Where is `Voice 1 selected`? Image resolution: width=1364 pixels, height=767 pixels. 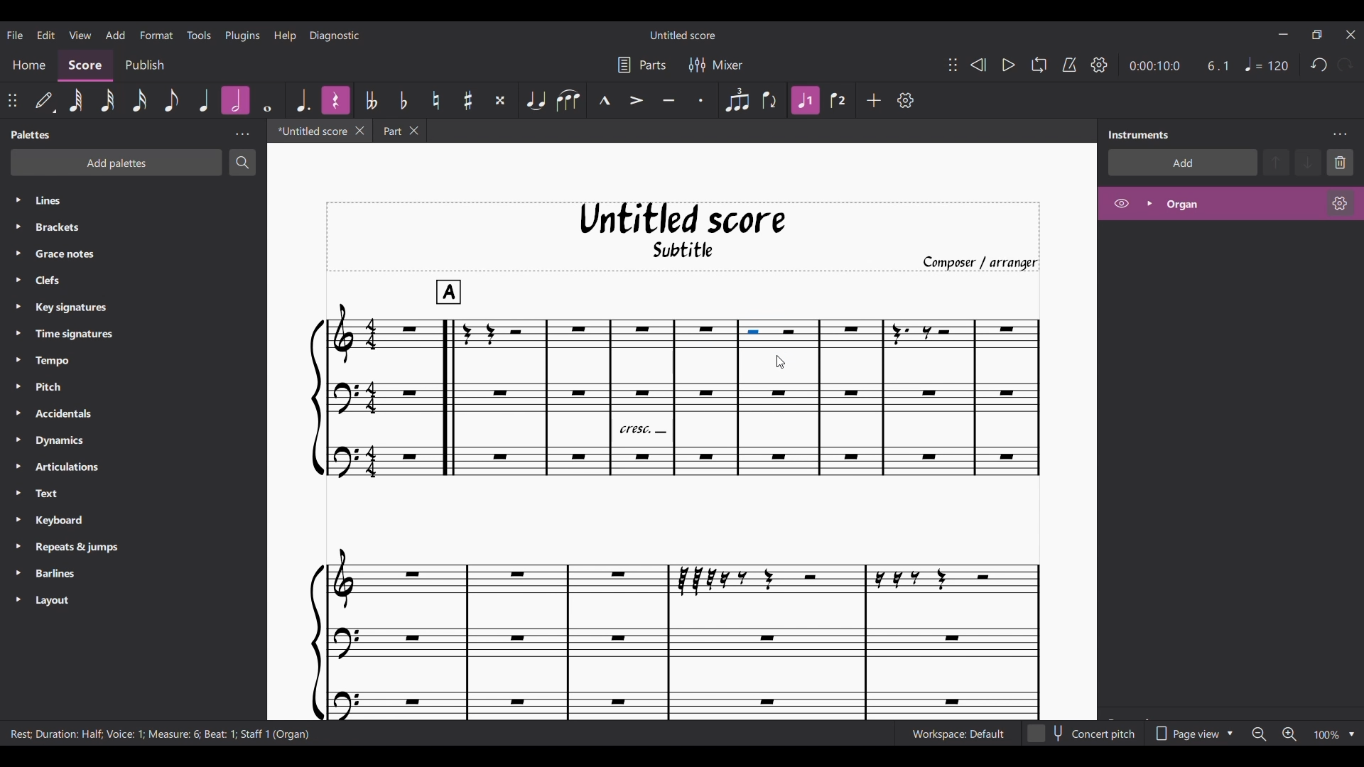 Voice 1 selected is located at coordinates (805, 101).